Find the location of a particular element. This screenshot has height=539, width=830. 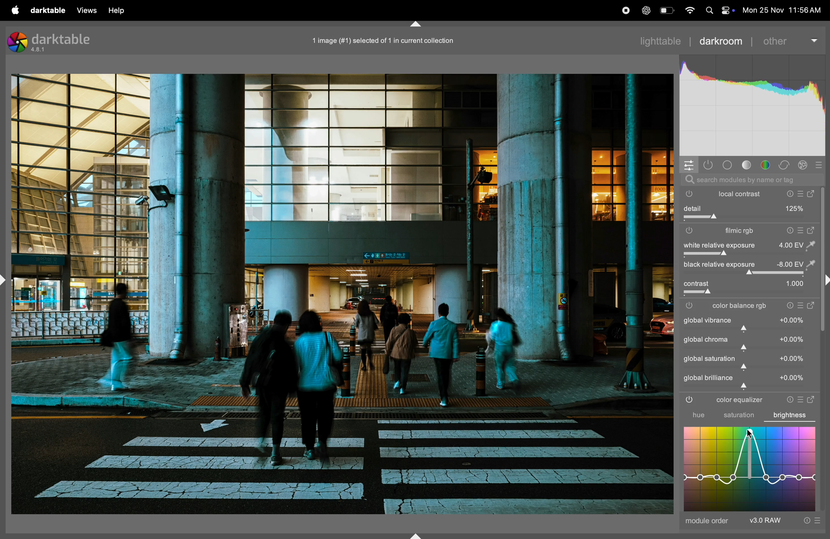

light table is located at coordinates (661, 40).